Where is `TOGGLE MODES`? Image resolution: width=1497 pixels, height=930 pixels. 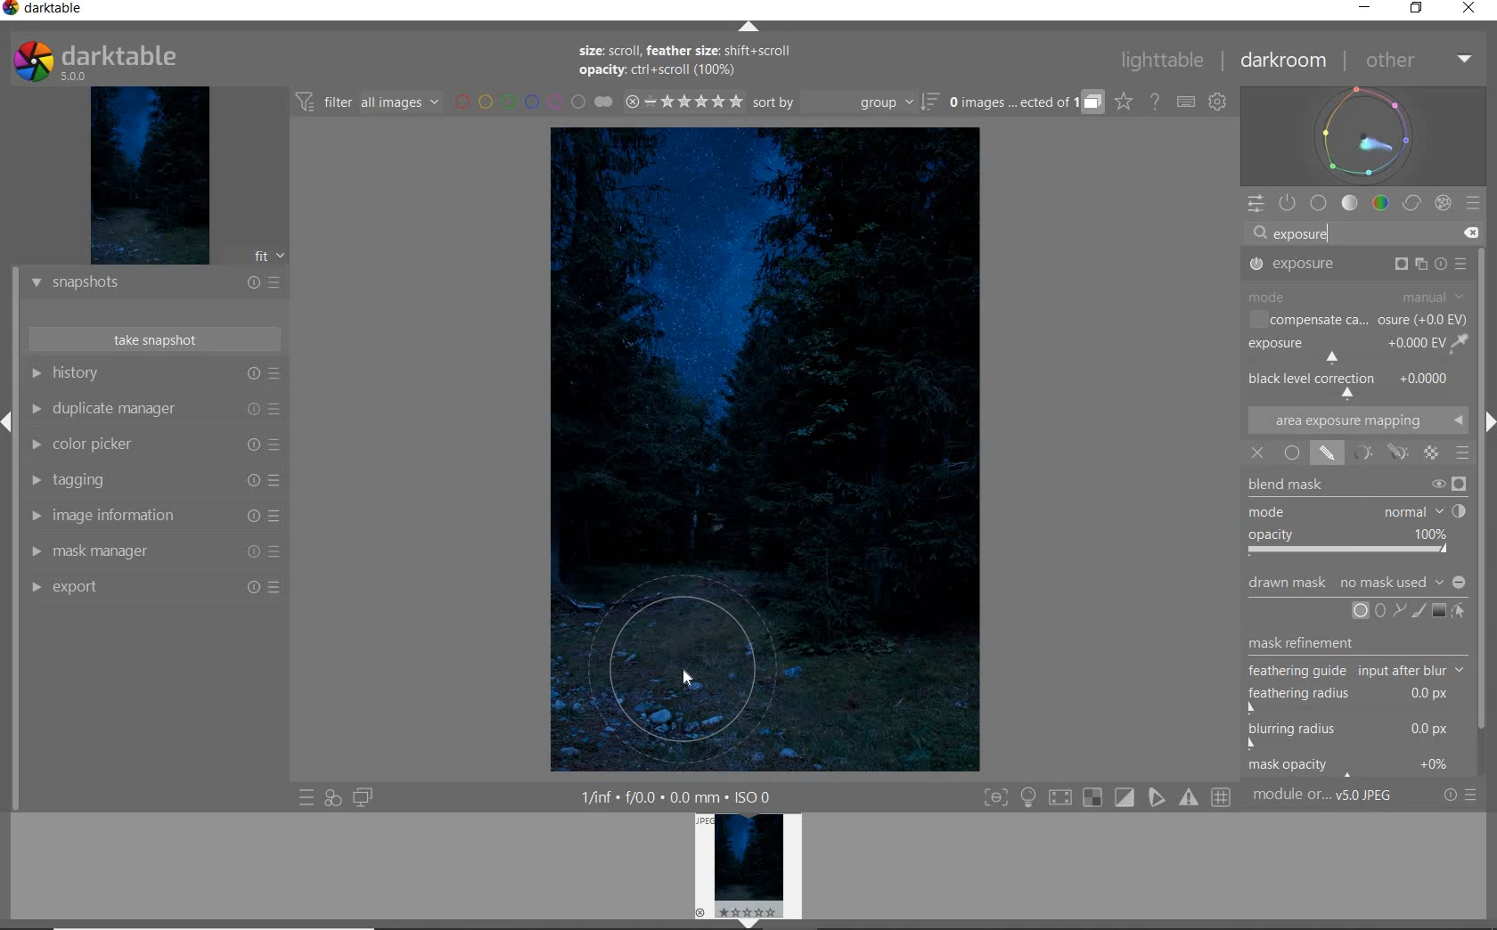
TOGGLE MODES is located at coordinates (1107, 797).